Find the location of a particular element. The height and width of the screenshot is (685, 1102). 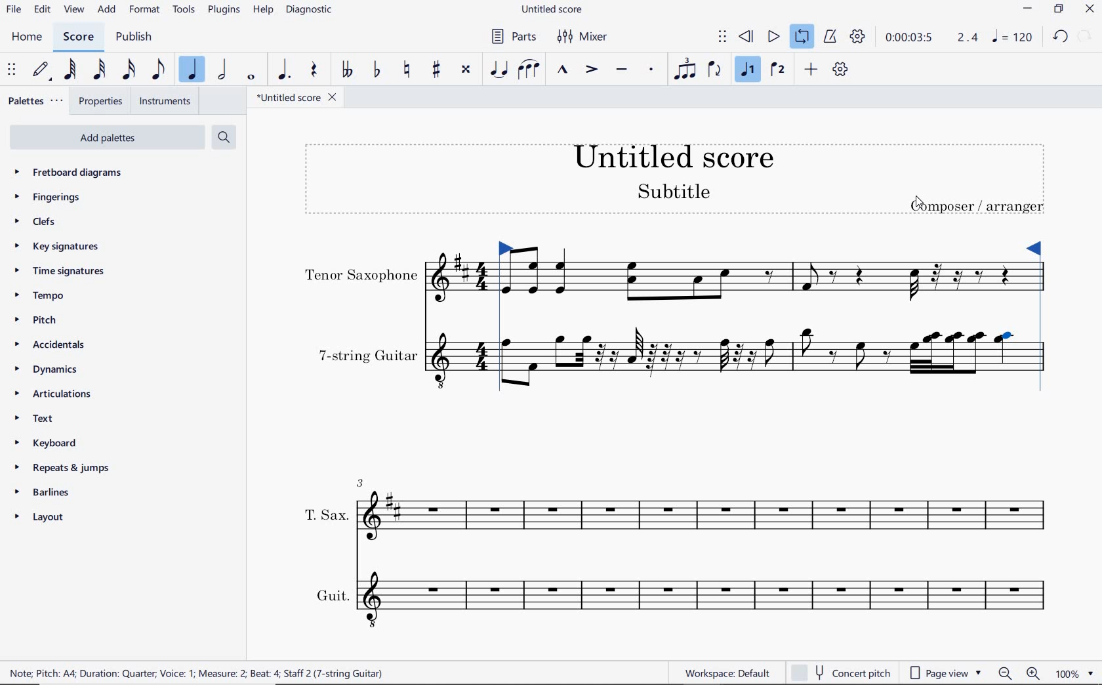

MARCATO is located at coordinates (562, 70).